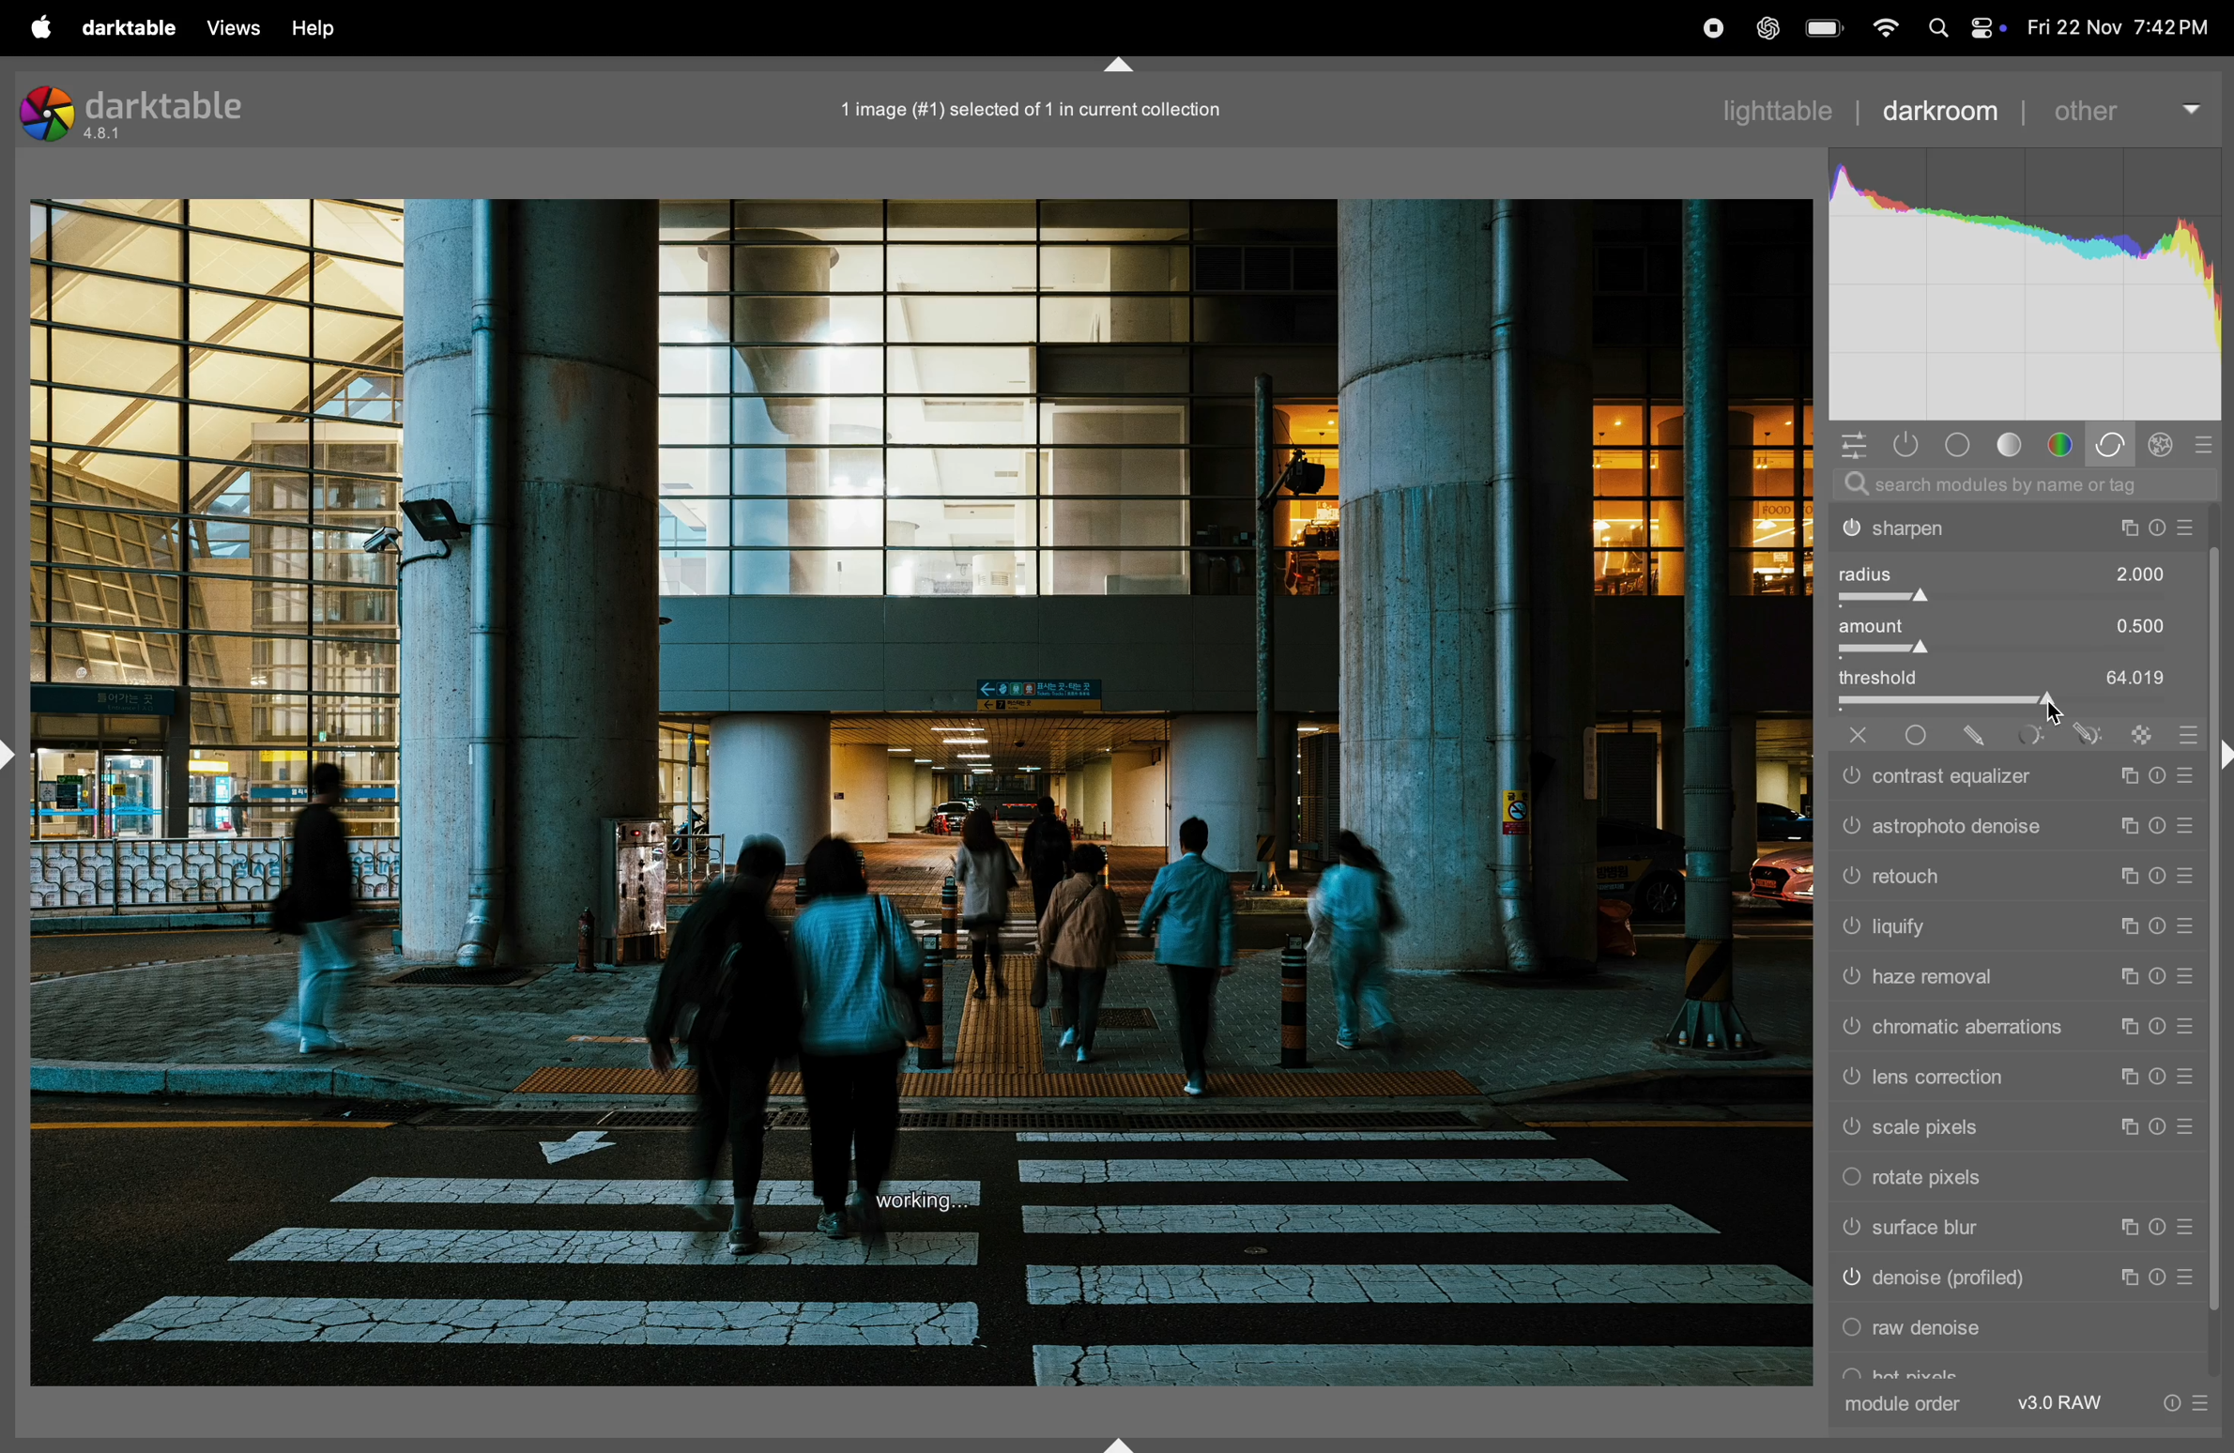 The image size is (2234, 1453). Describe the element at coordinates (2015, 877) in the screenshot. I see `retouch` at that location.